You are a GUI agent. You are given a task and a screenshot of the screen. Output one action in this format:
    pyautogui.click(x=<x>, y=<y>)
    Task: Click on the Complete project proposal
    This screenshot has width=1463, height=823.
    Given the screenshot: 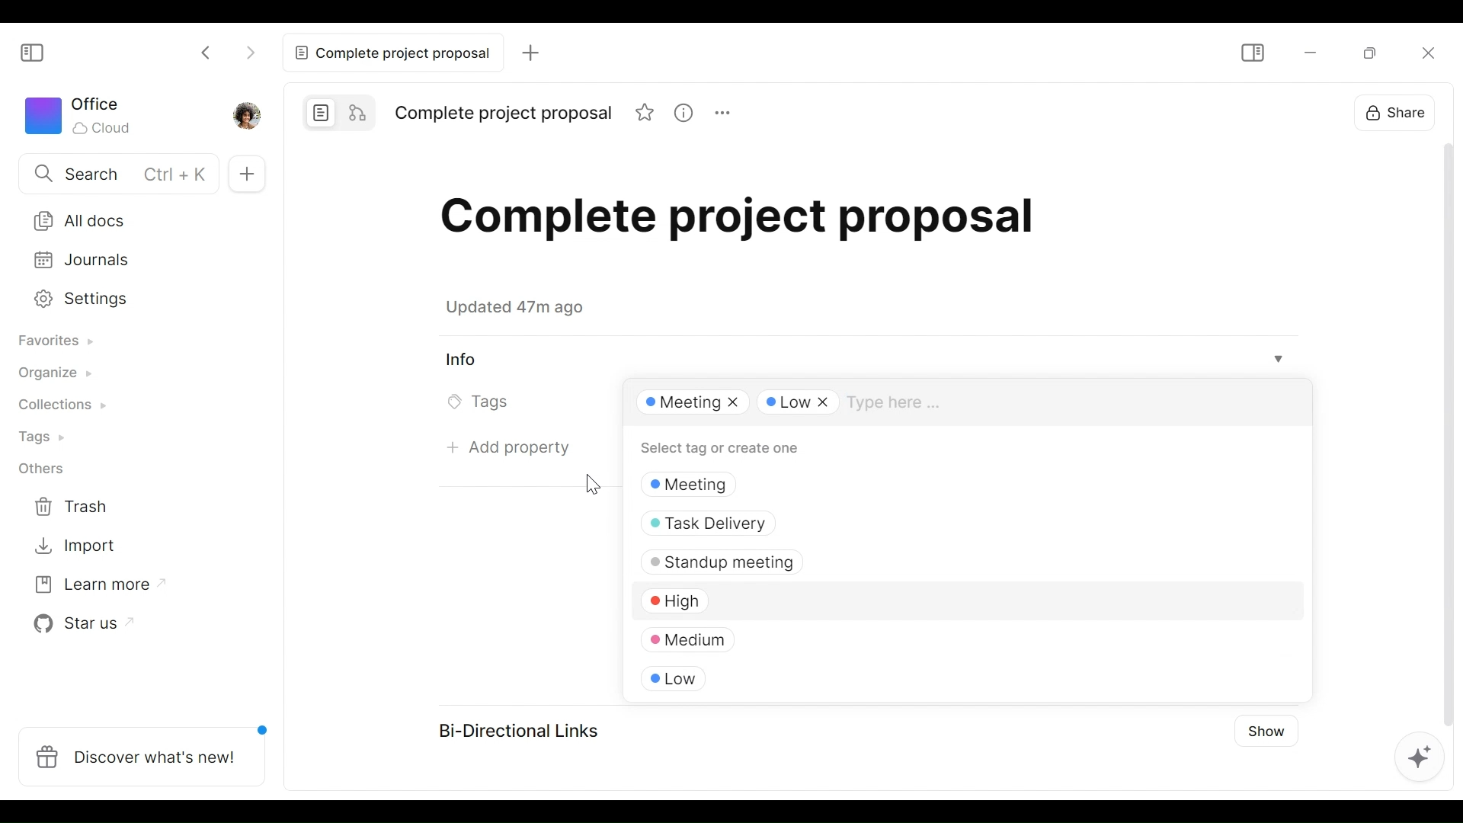 What is the action you would take?
    pyautogui.click(x=389, y=53)
    